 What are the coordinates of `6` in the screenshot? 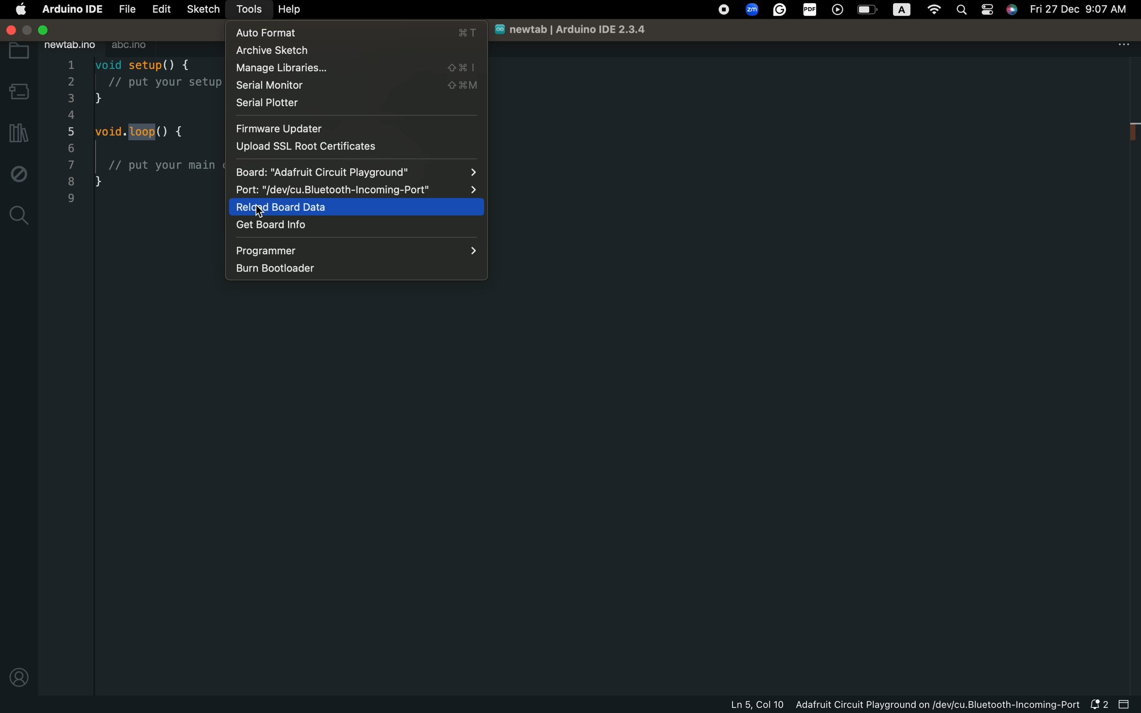 It's located at (71, 148).